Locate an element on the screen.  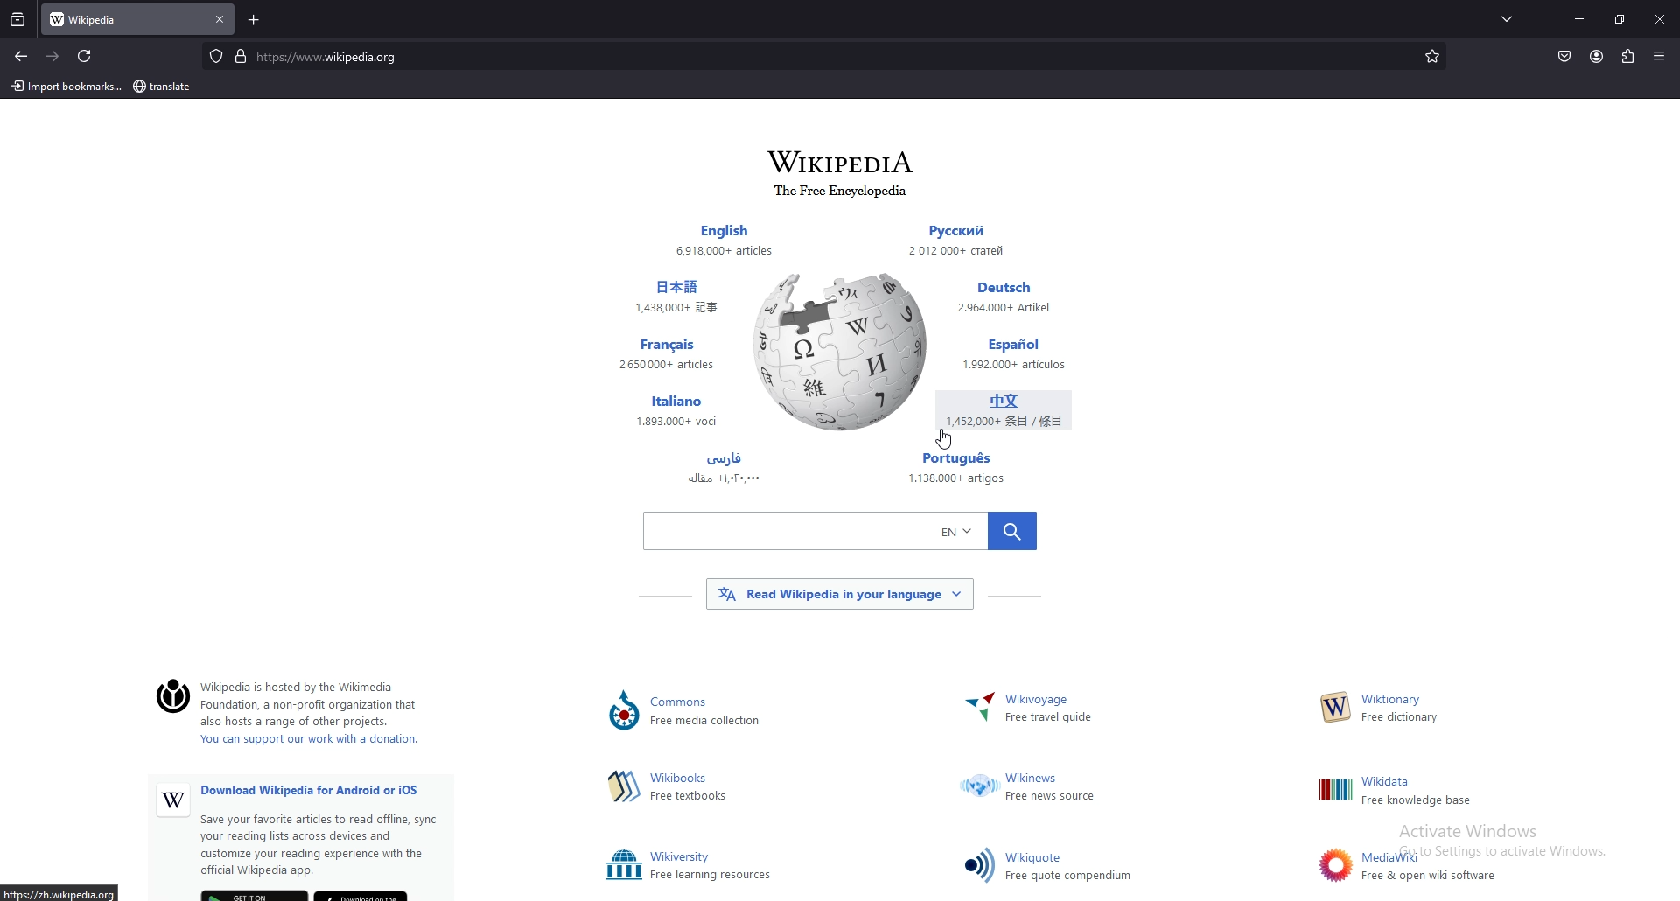
© is located at coordinates (166, 698).